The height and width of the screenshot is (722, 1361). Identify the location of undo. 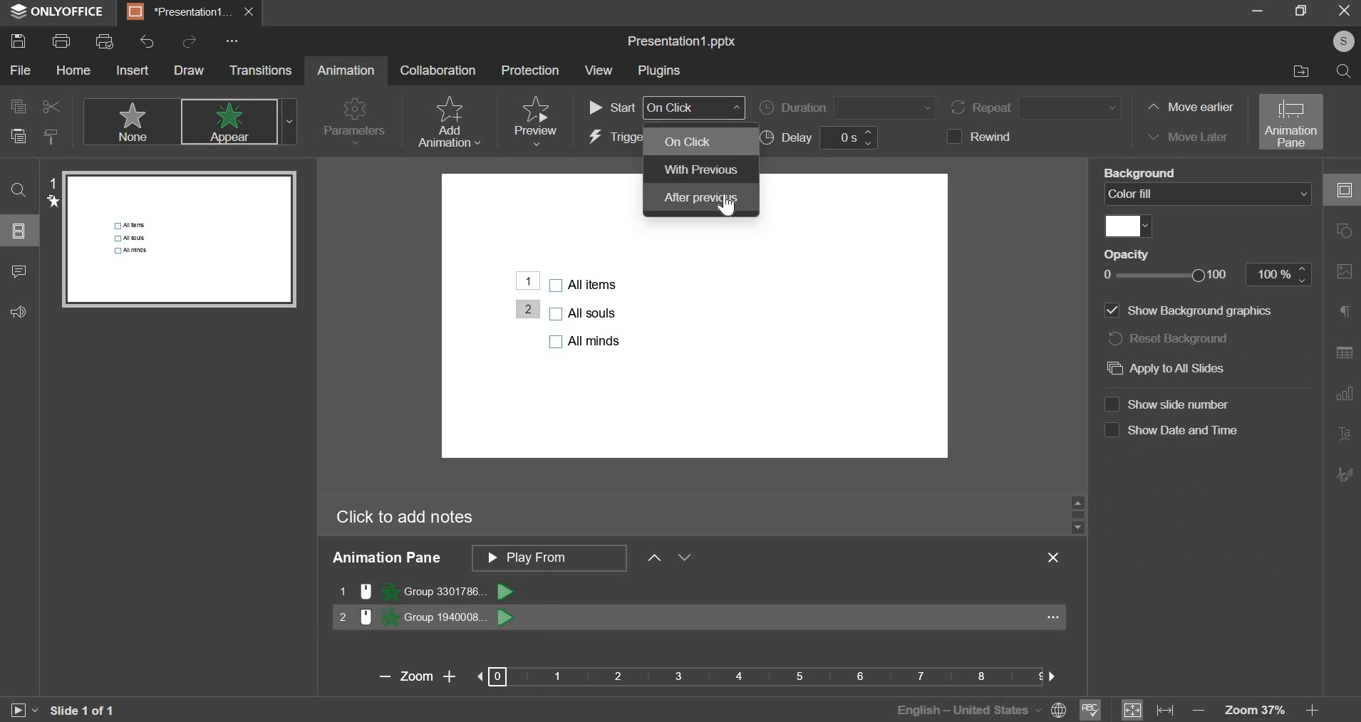
(147, 42).